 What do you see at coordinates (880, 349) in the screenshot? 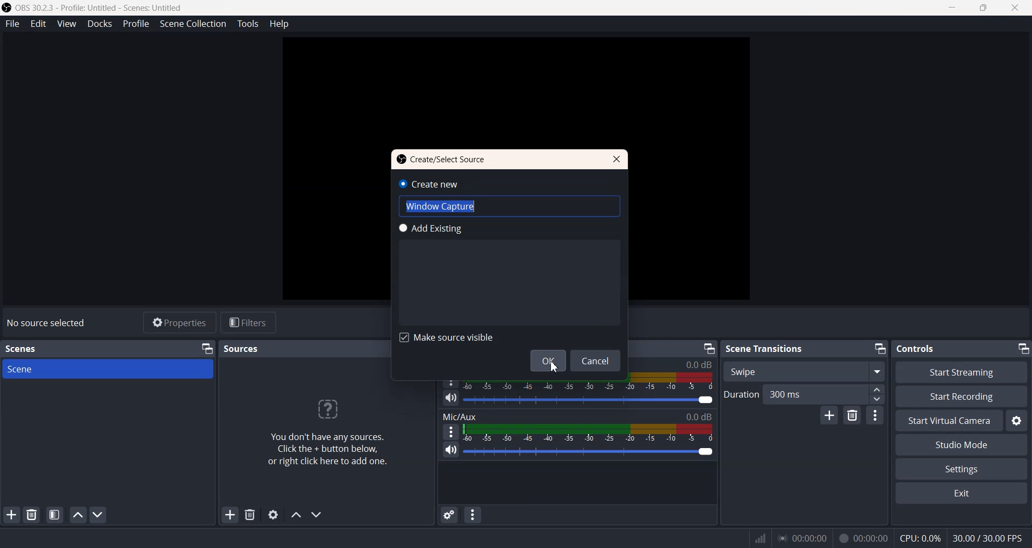
I see `Minimize` at bounding box center [880, 349].